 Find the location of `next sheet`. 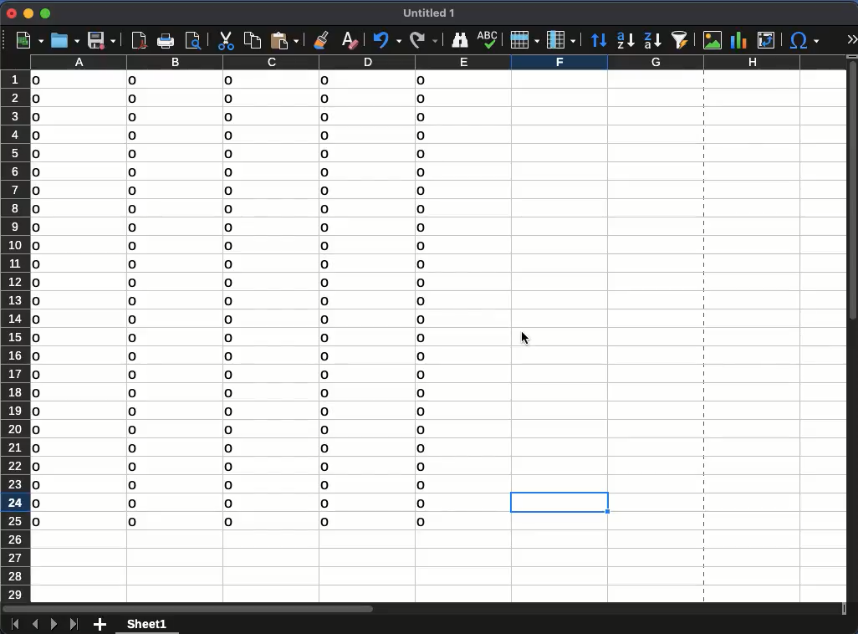

next sheet is located at coordinates (52, 625).